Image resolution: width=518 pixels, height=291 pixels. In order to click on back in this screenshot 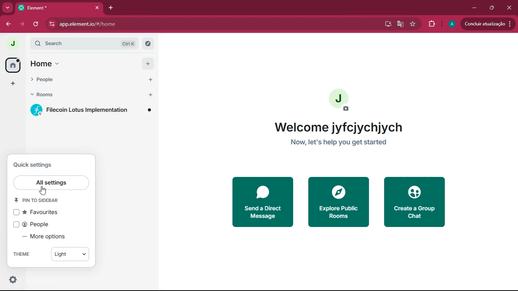, I will do `click(8, 24)`.